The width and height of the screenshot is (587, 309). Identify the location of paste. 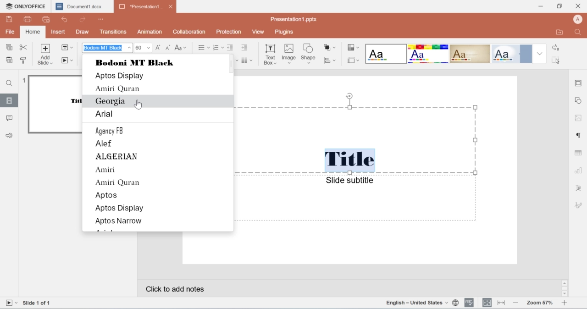
(10, 61).